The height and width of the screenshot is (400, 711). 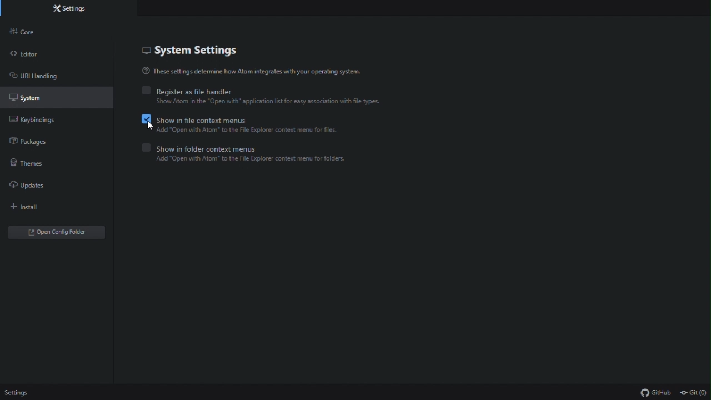 I want to click on Install, so click(x=35, y=209).